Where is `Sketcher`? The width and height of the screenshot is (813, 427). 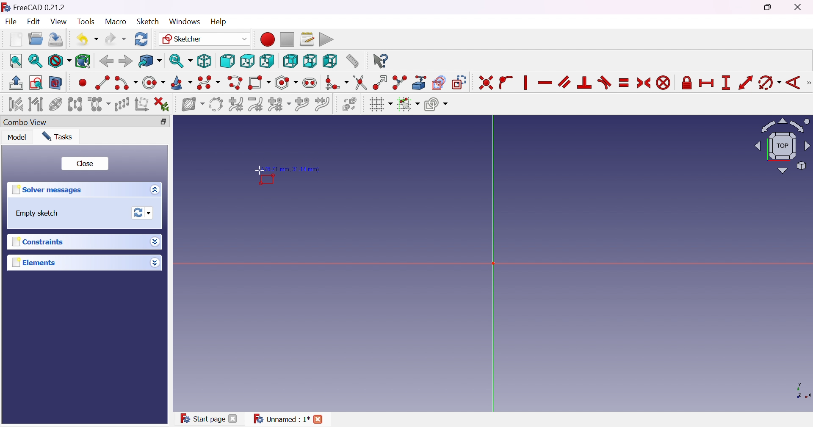
Sketcher is located at coordinates (205, 39).